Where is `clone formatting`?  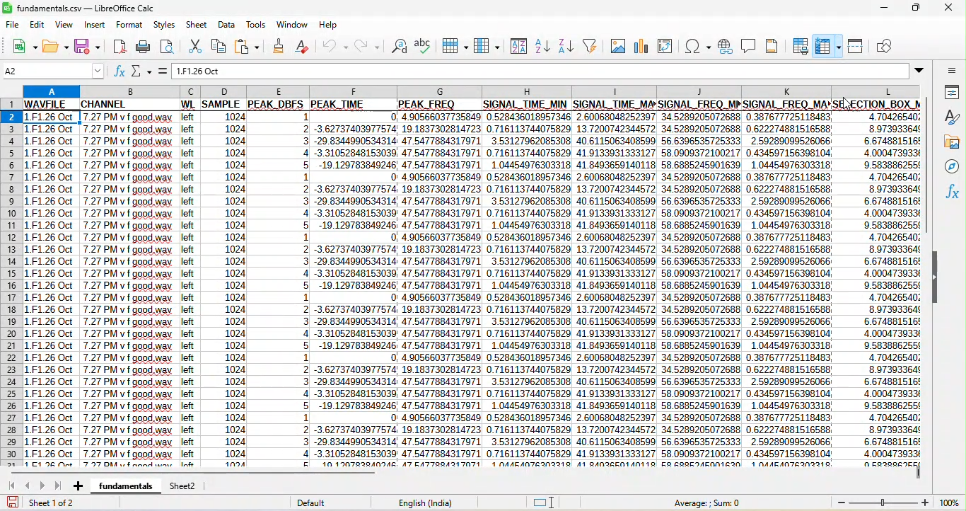 clone formatting is located at coordinates (279, 46).